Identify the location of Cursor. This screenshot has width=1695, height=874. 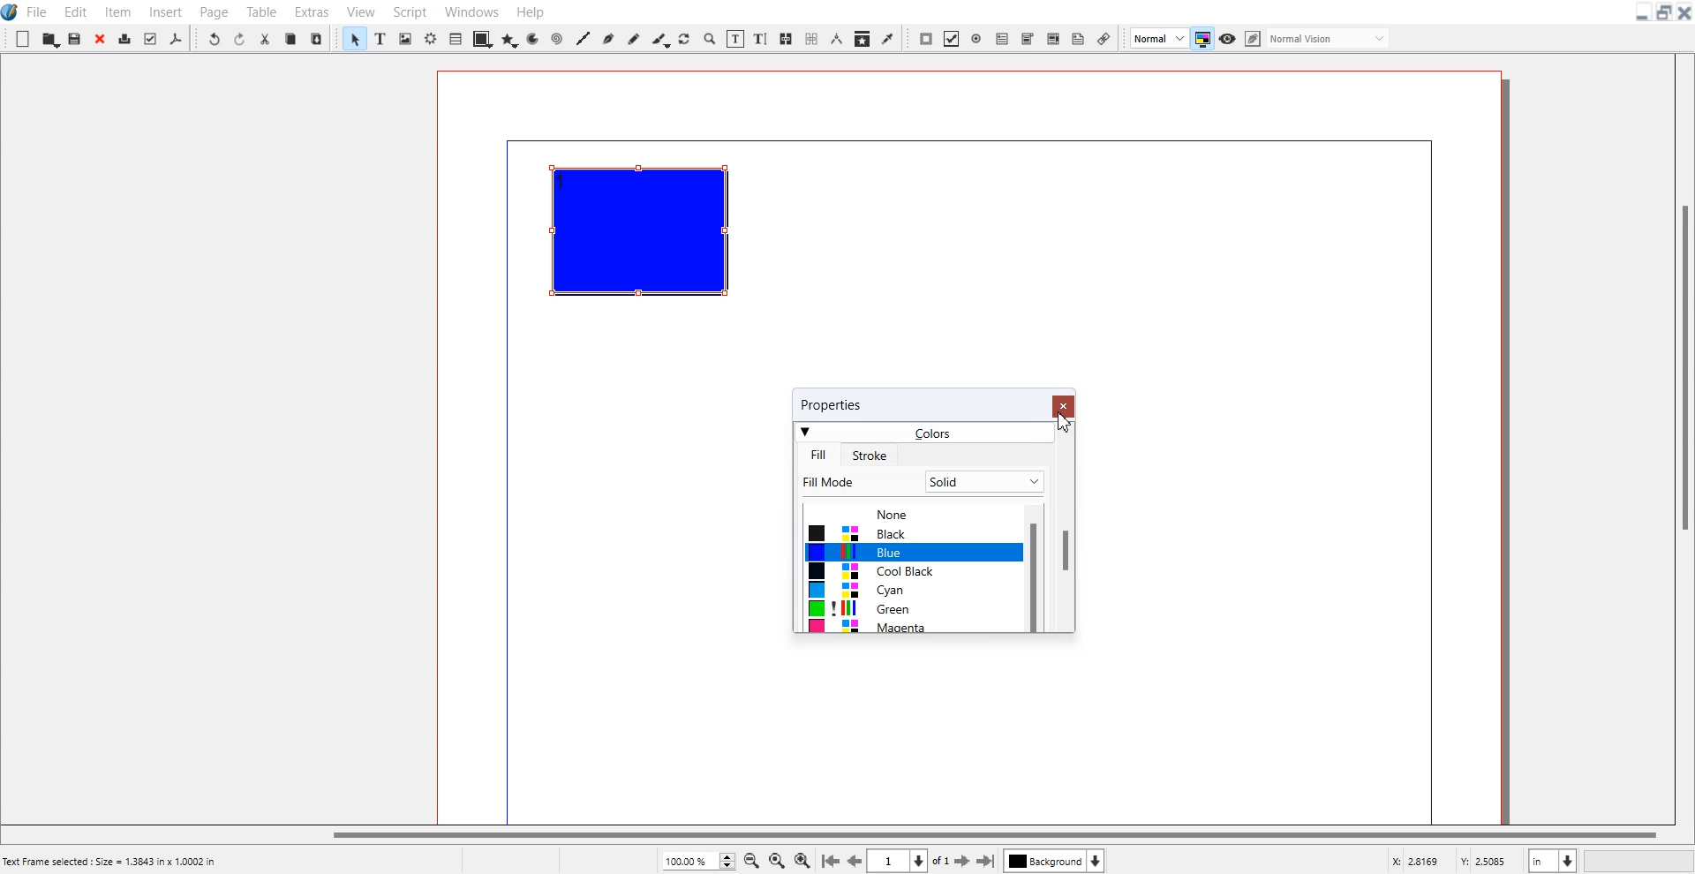
(1066, 421).